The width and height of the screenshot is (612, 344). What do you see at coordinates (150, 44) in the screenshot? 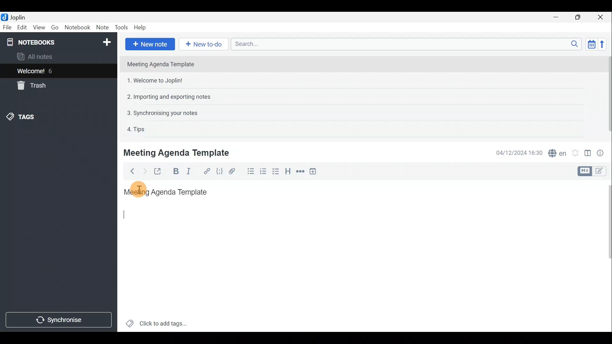
I see `New note` at bounding box center [150, 44].